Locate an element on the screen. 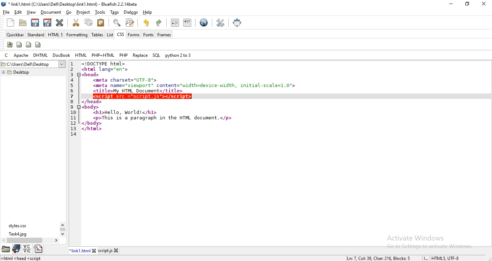 The width and height of the screenshot is (492, 261). 5 is located at coordinates (72, 86).